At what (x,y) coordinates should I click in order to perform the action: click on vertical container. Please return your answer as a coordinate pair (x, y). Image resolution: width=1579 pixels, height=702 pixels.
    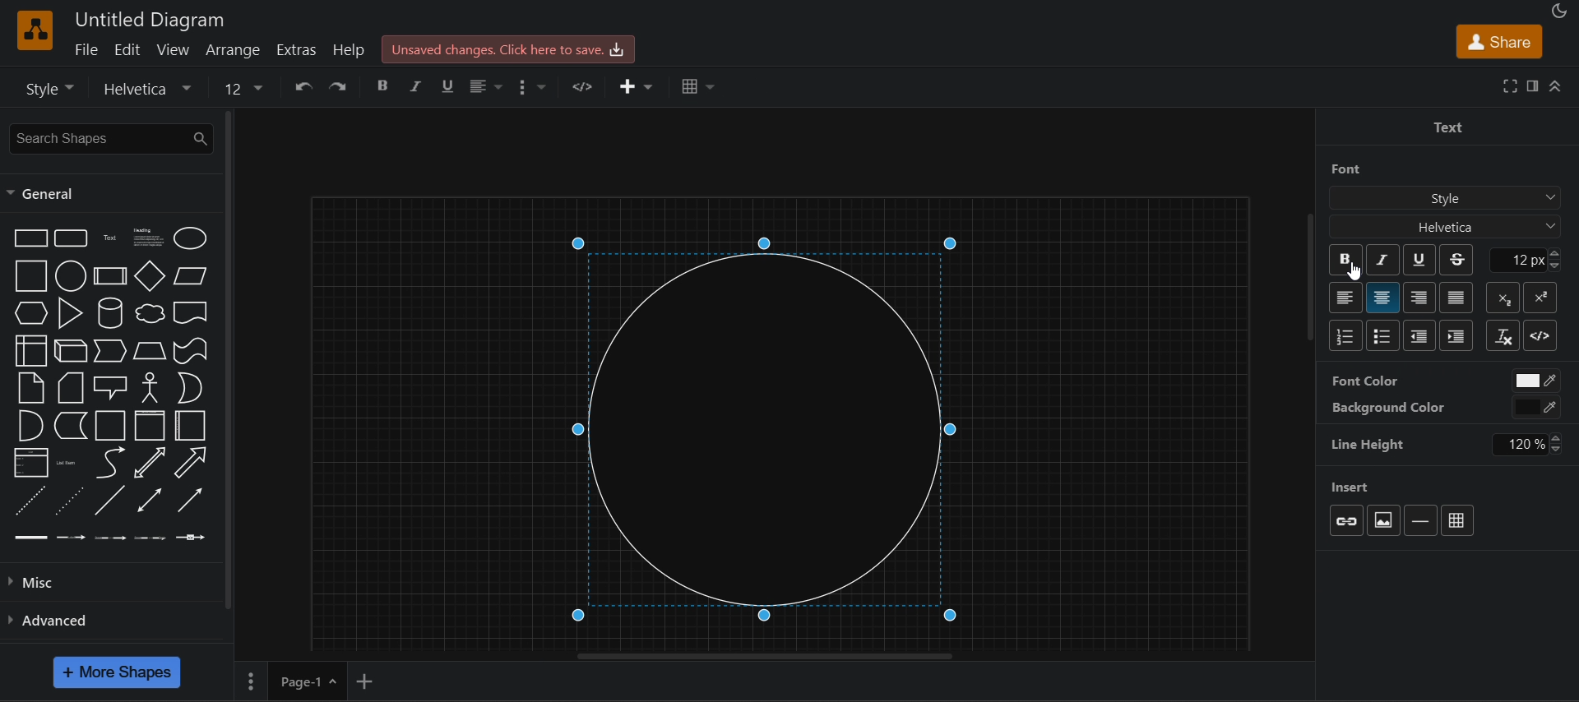
    Looking at the image, I should click on (152, 425).